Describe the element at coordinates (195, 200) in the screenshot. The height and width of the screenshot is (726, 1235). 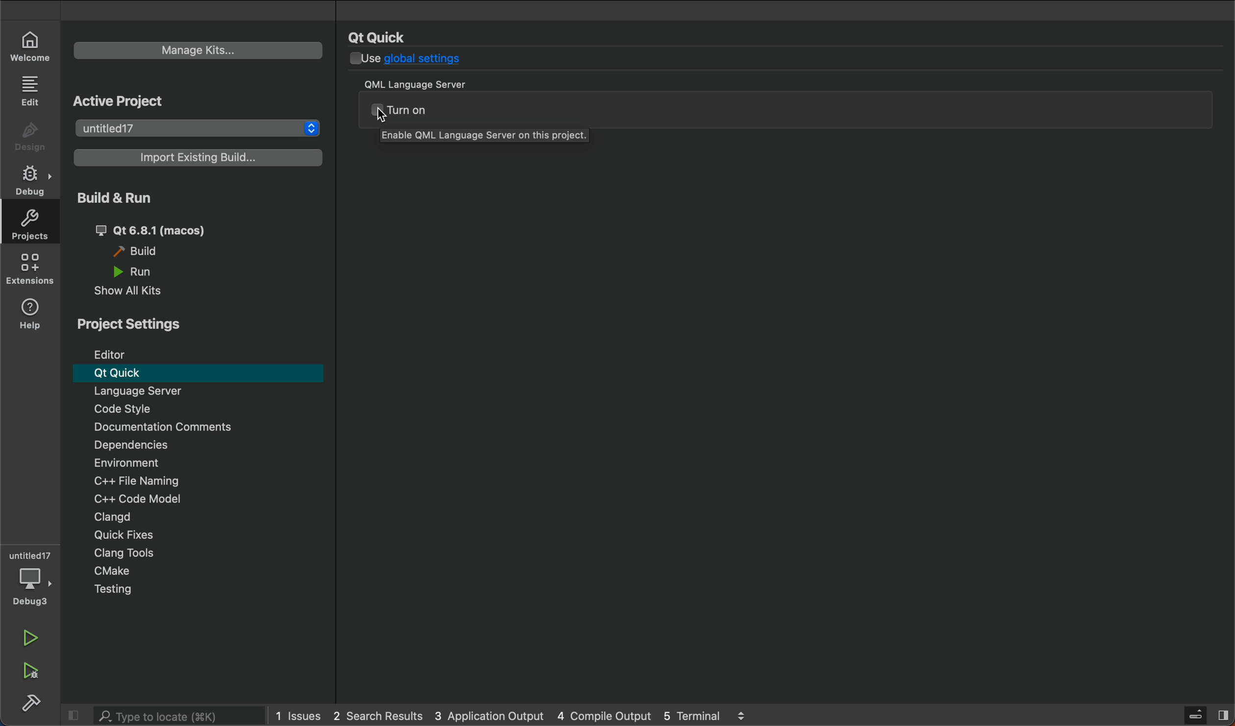
I see `run and build` at that location.